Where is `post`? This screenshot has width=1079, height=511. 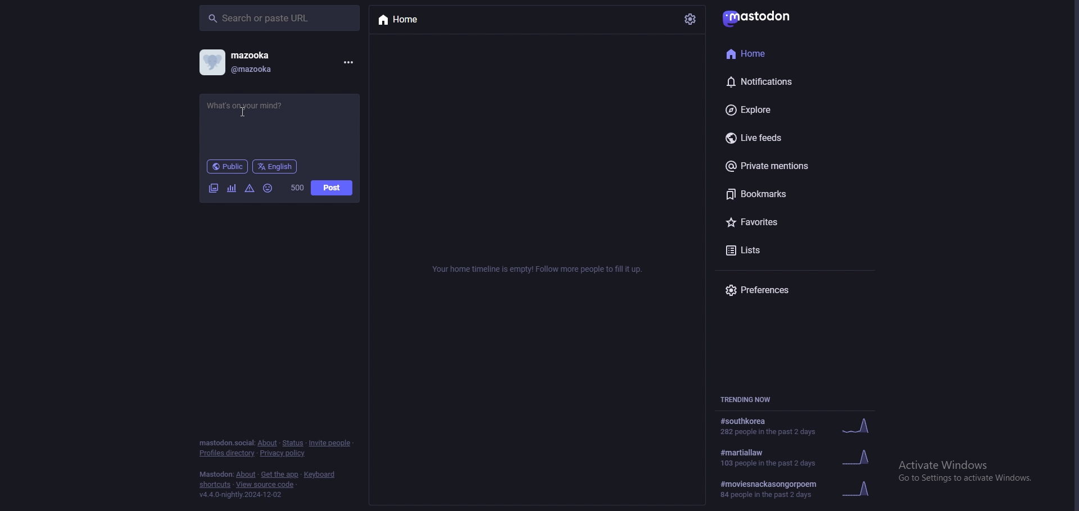
post is located at coordinates (332, 188).